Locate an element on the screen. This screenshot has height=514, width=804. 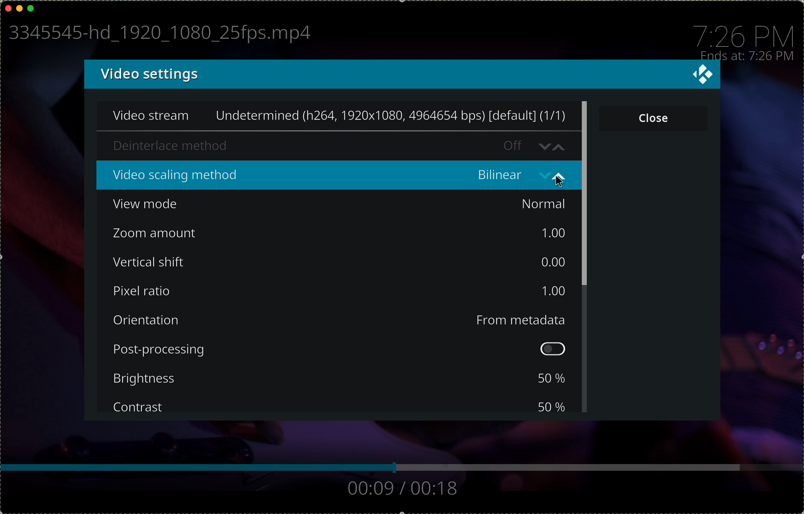
1.00 is located at coordinates (551, 233).